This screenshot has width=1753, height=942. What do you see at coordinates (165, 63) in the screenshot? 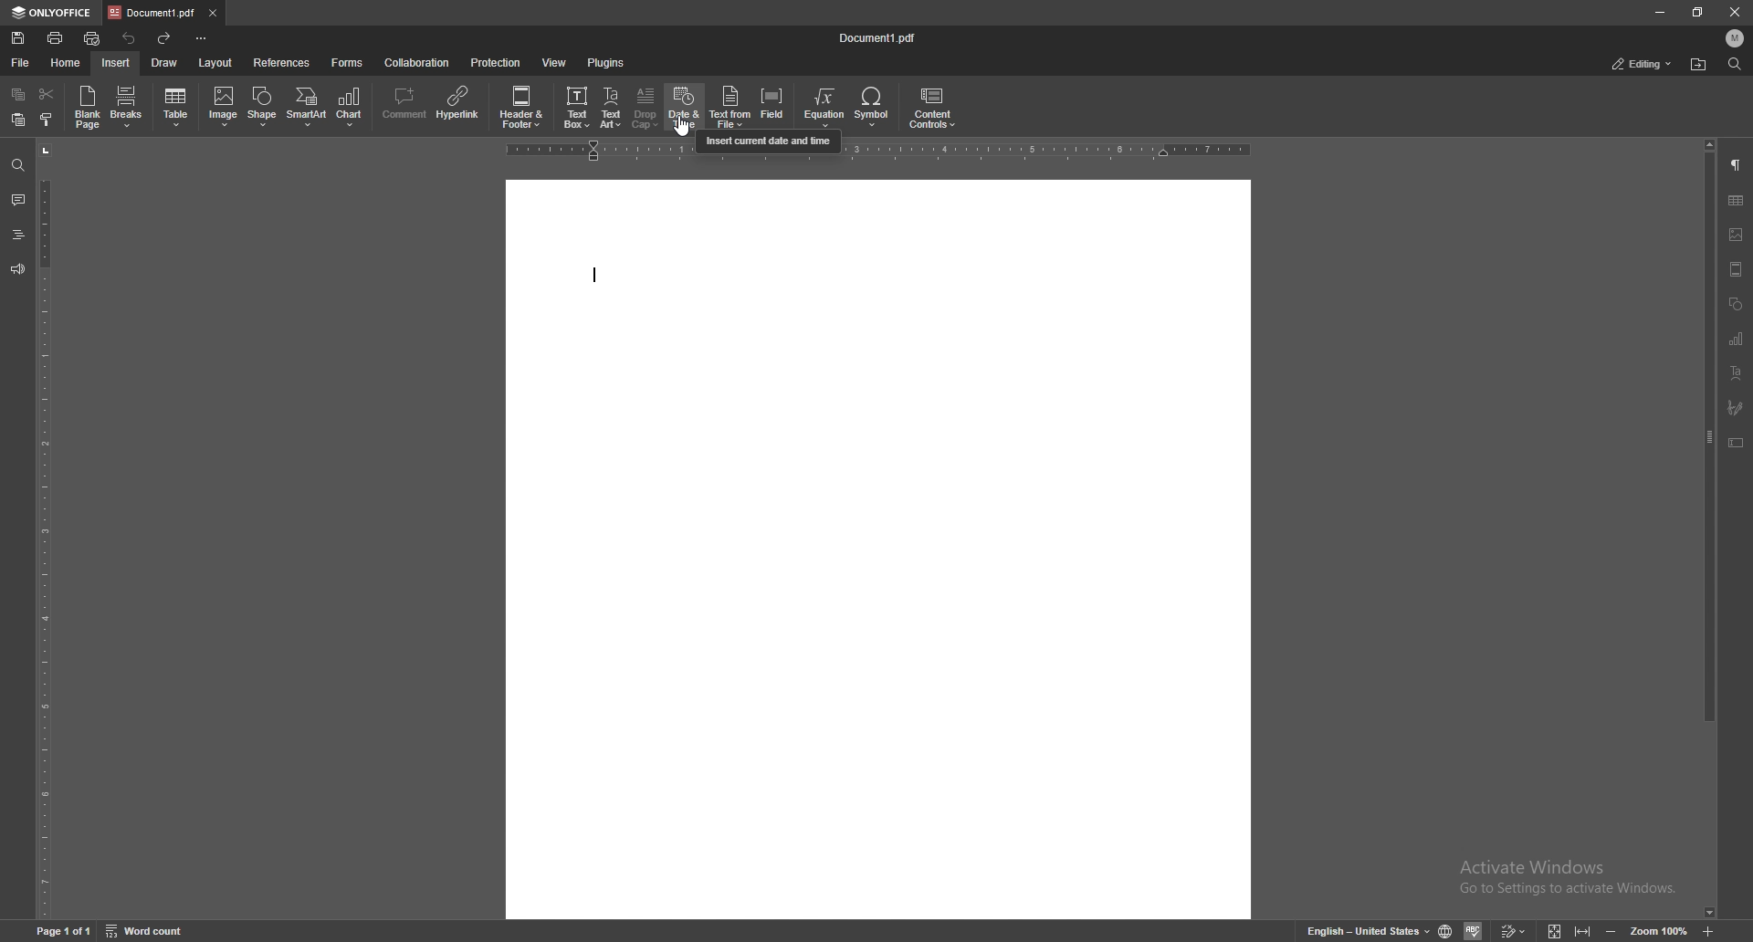
I see `draw` at bounding box center [165, 63].